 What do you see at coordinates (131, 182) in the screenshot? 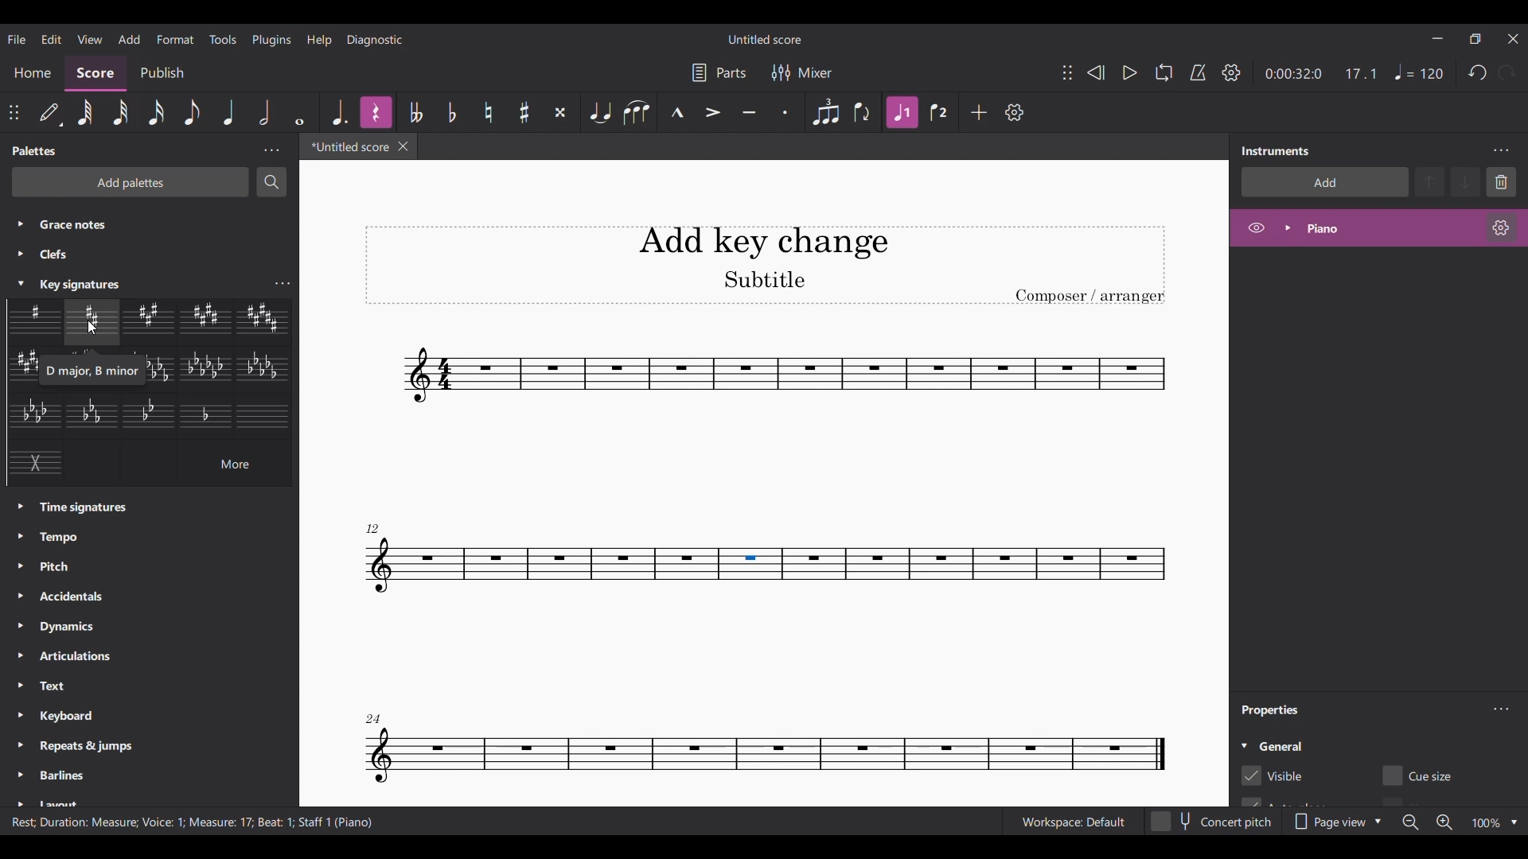
I see `Add palettes` at bounding box center [131, 182].